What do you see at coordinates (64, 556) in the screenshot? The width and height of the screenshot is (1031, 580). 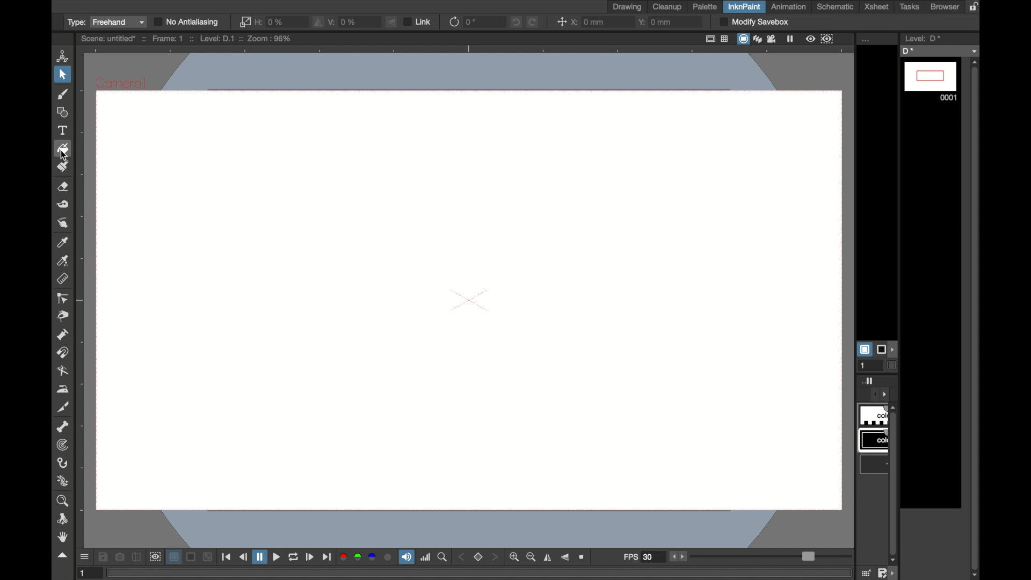 I see `drag handle` at bounding box center [64, 556].